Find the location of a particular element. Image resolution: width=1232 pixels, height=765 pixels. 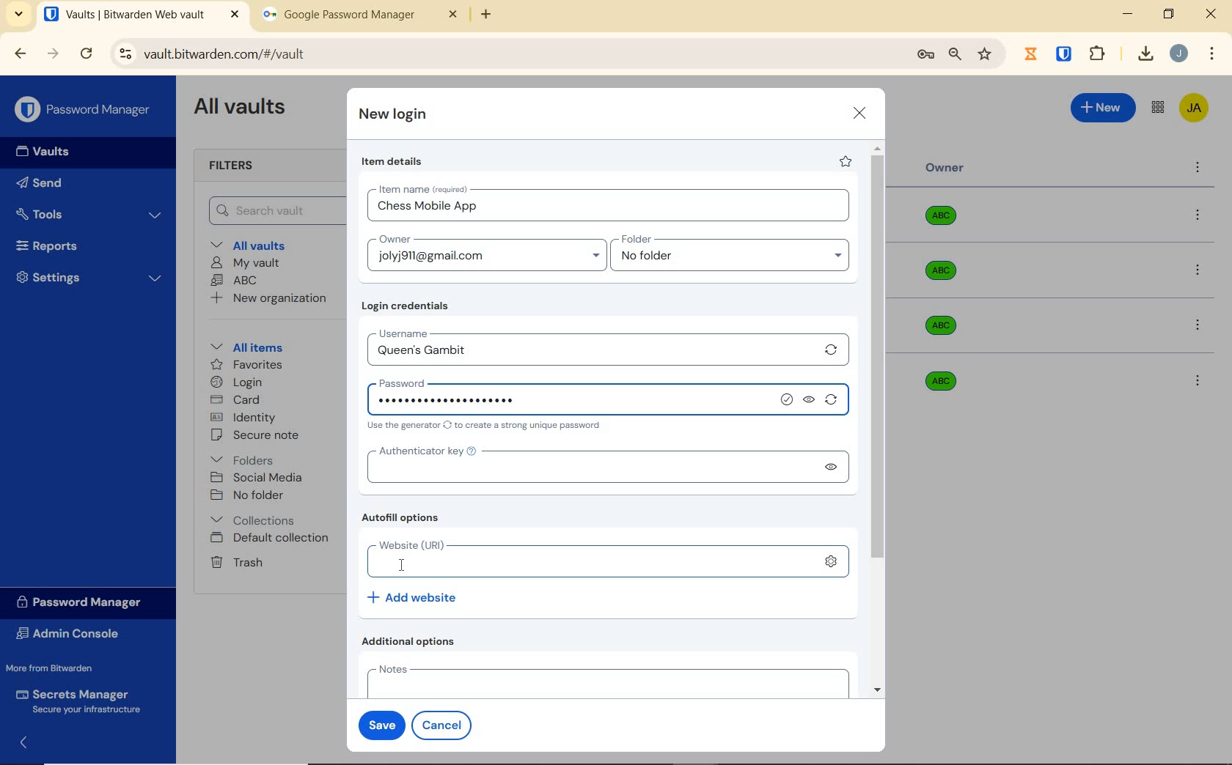

Folders is located at coordinates (245, 457).